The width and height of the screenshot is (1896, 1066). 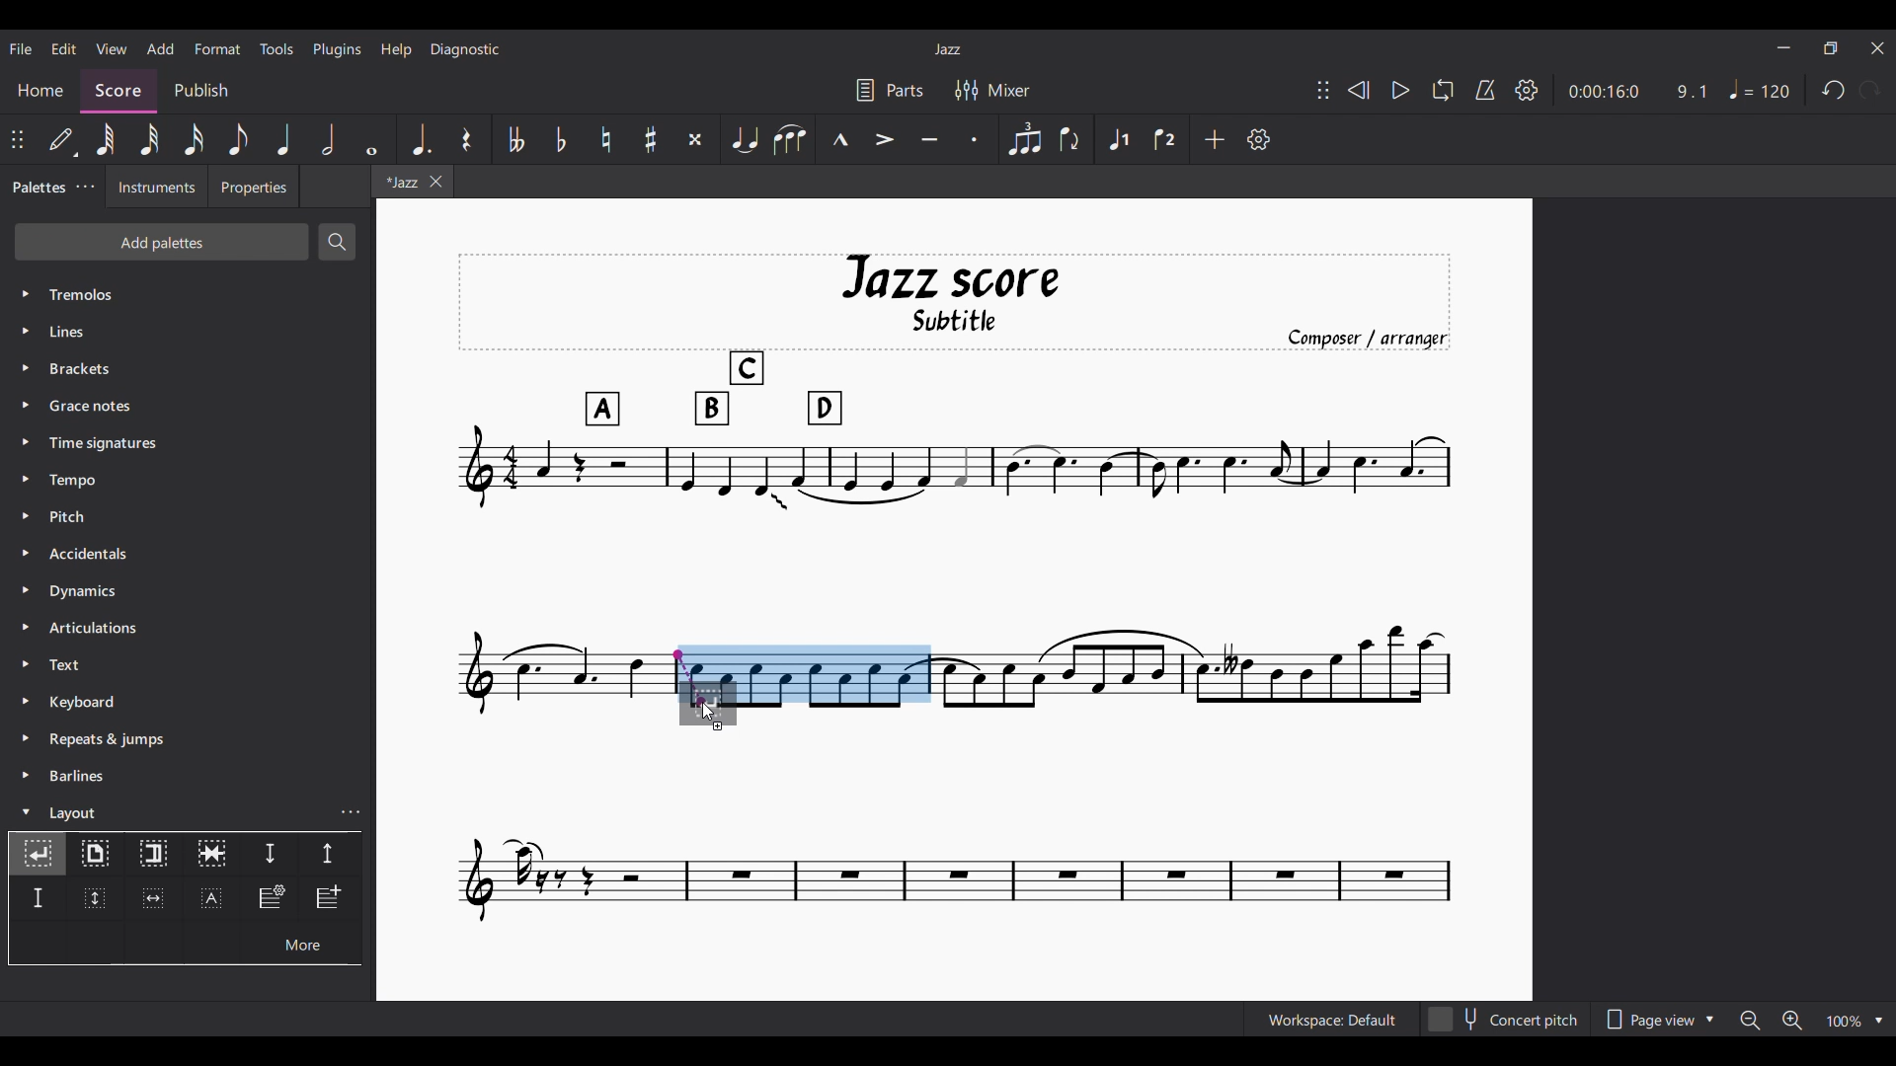 I want to click on Section break, so click(x=154, y=855).